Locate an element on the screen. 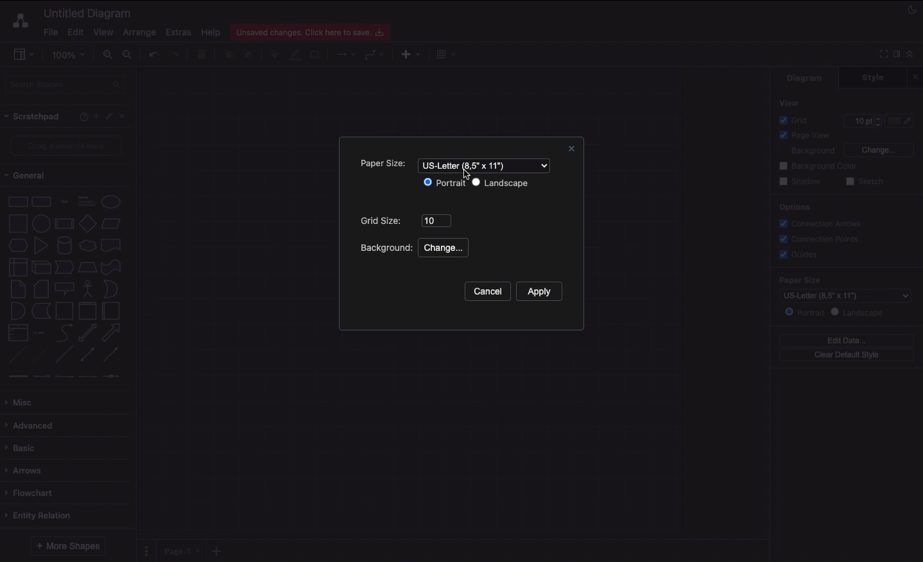 This screenshot has height=562, width=923. Shadow is located at coordinates (316, 54).